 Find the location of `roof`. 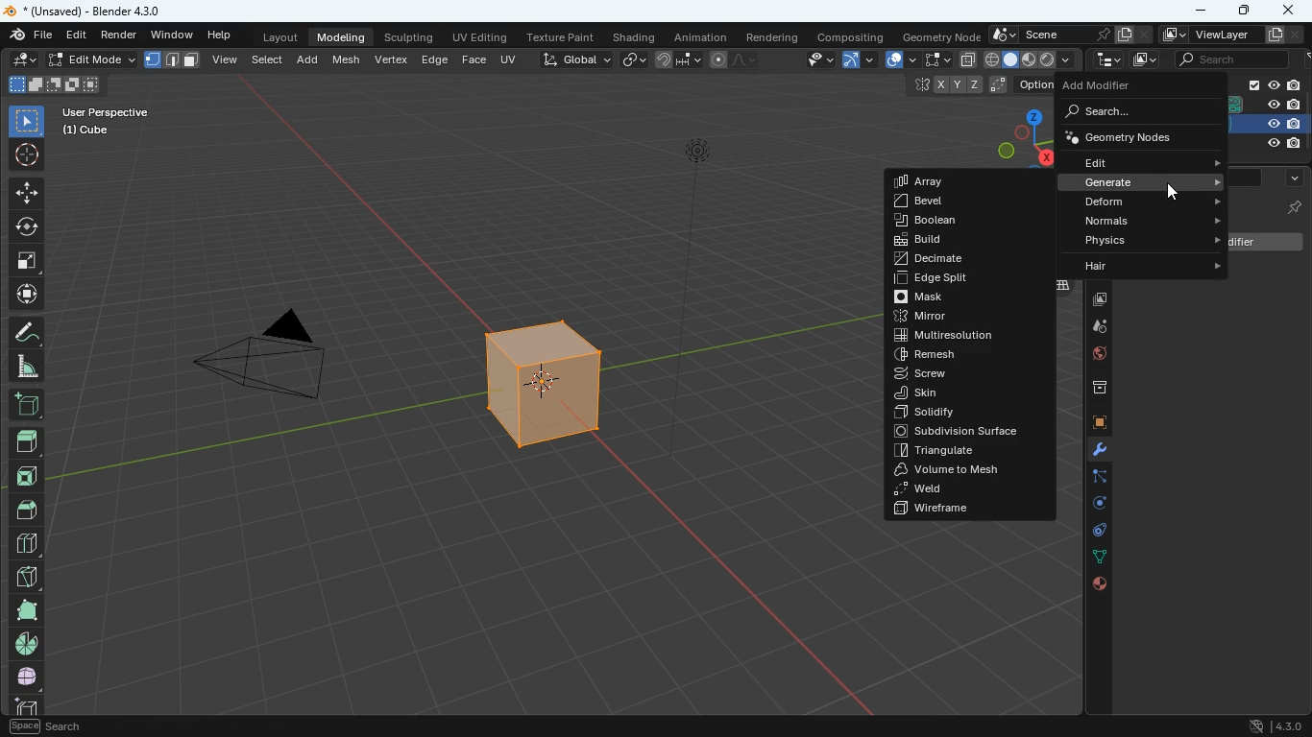

roof is located at coordinates (26, 511).